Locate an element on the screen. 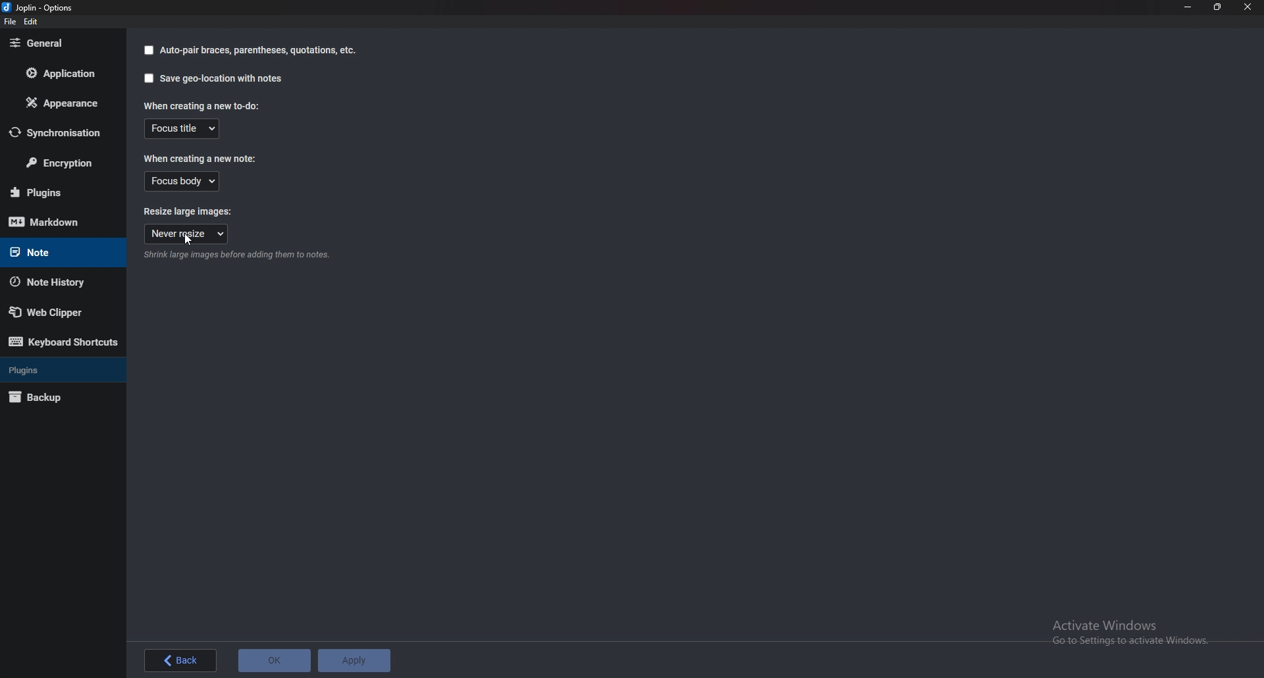  note is located at coordinates (53, 252).